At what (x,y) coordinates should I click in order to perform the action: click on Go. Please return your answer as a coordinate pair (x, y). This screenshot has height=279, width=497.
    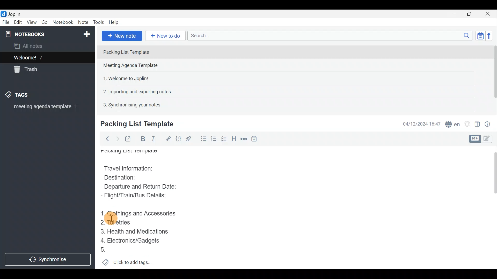
    Looking at the image, I should click on (45, 22).